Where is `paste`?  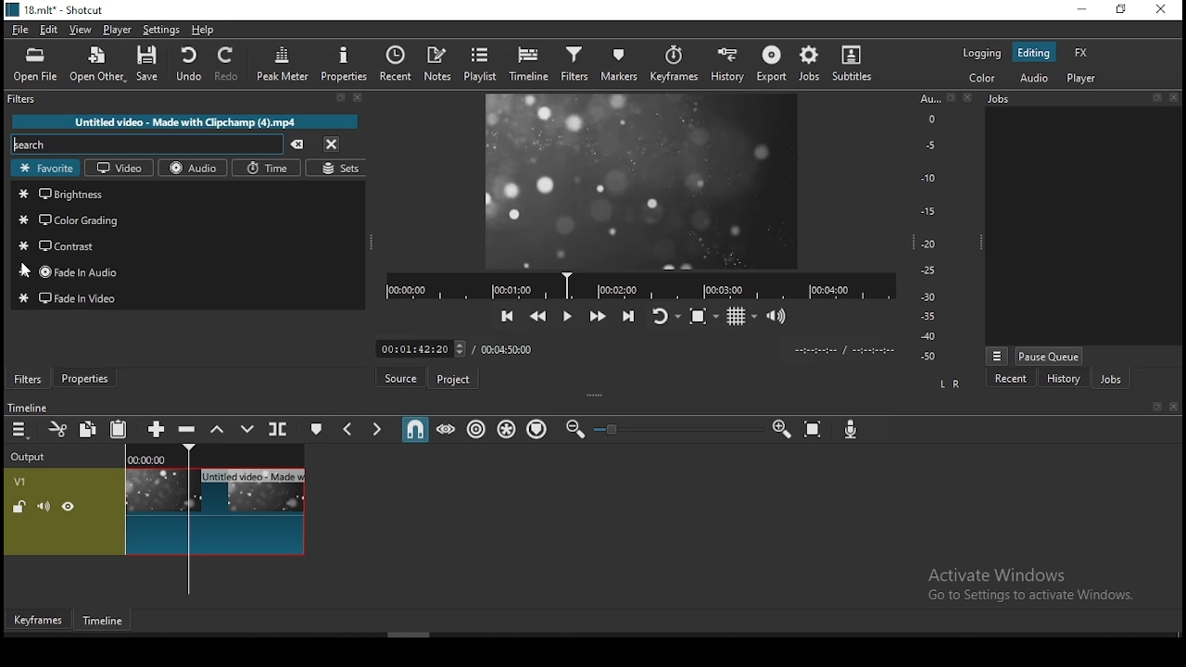
paste is located at coordinates (119, 428).